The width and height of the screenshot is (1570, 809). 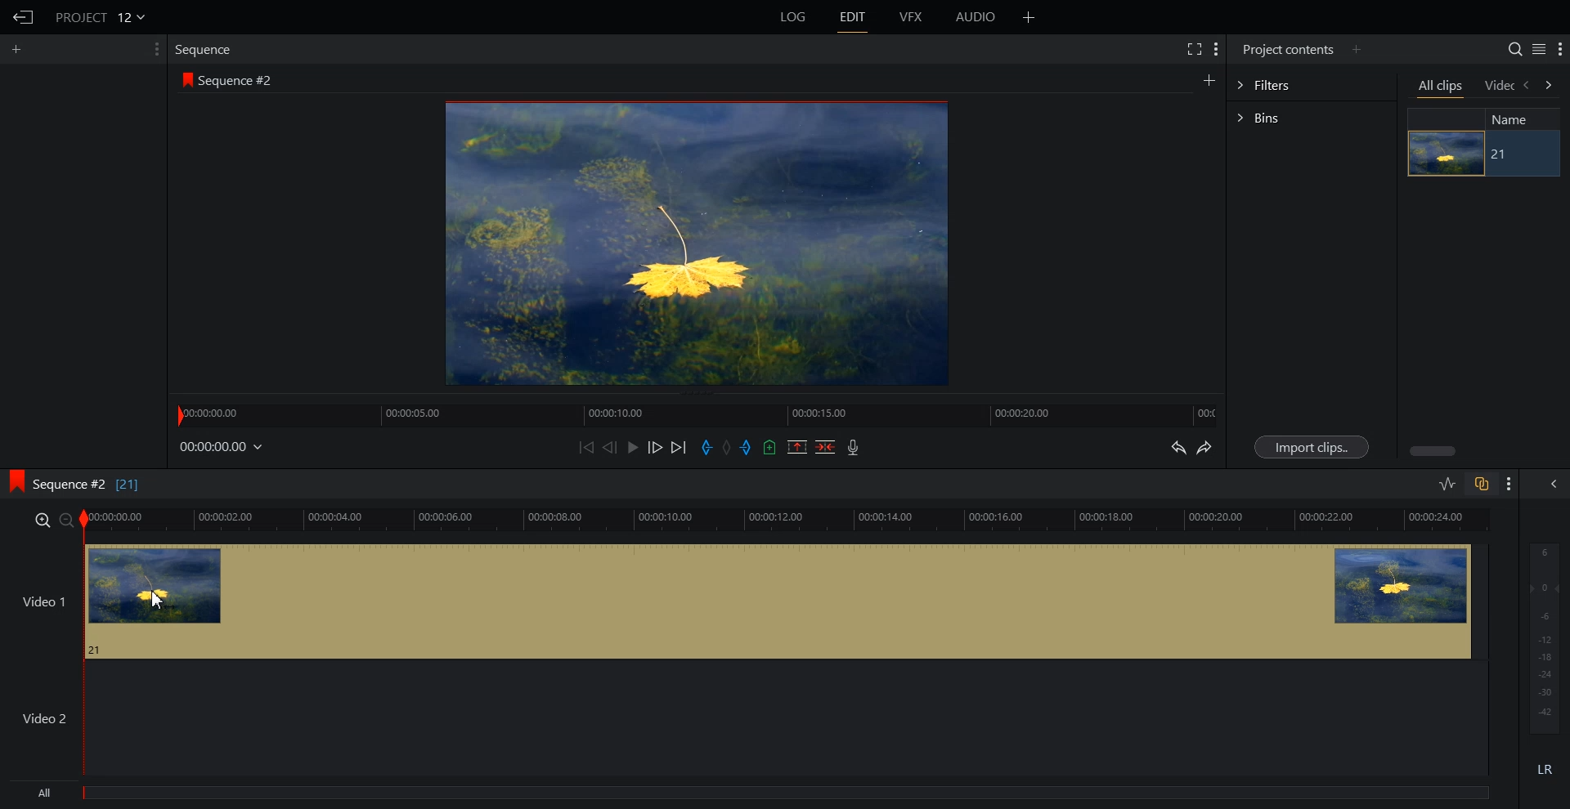 What do you see at coordinates (240, 80) in the screenshot?
I see `Sequence #2` at bounding box center [240, 80].